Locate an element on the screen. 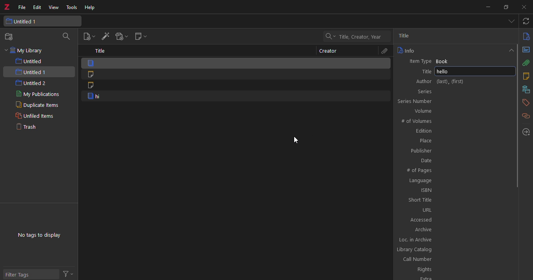  trash is located at coordinates (38, 128).